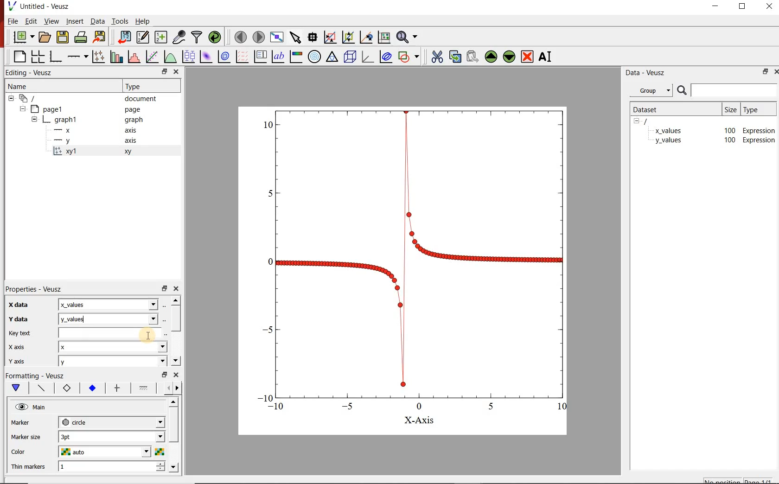 This screenshot has width=779, height=484. I want to click on new document, so click(24, 36).